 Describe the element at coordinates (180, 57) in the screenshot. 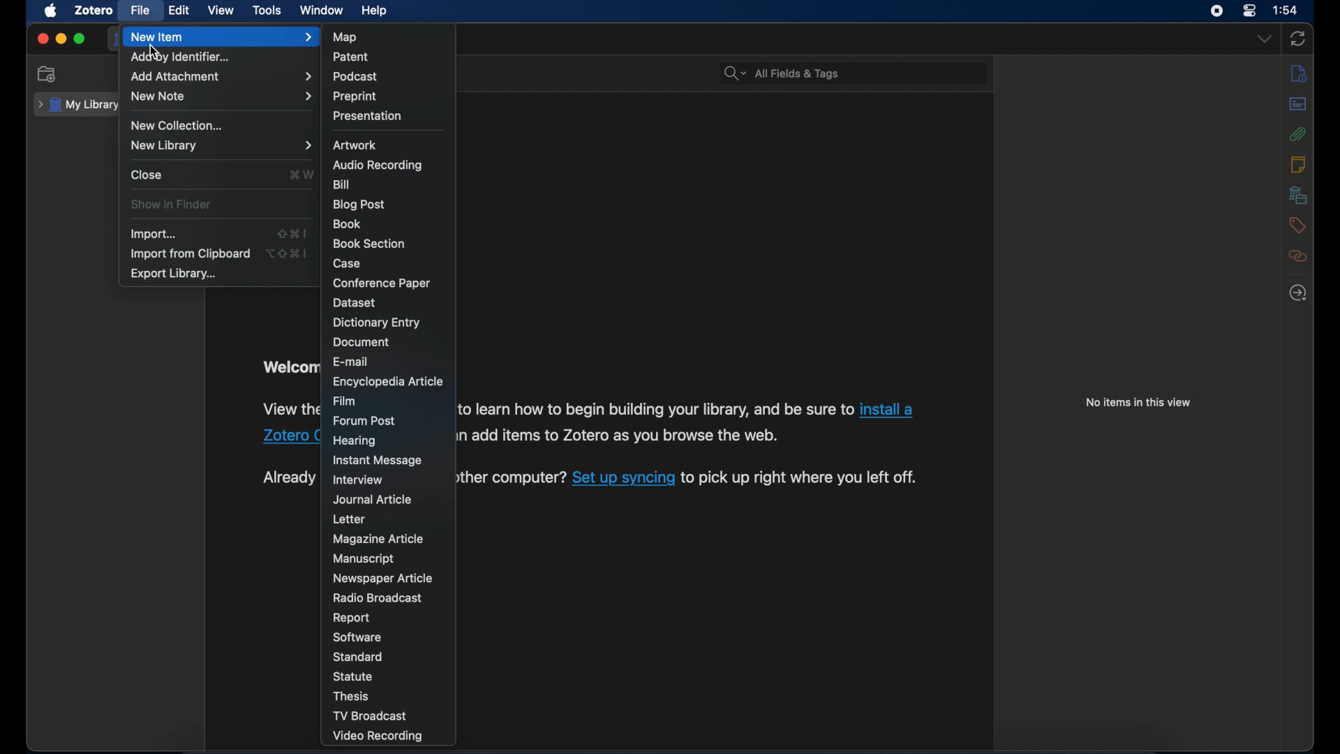

I see `add by identifier` at that location.